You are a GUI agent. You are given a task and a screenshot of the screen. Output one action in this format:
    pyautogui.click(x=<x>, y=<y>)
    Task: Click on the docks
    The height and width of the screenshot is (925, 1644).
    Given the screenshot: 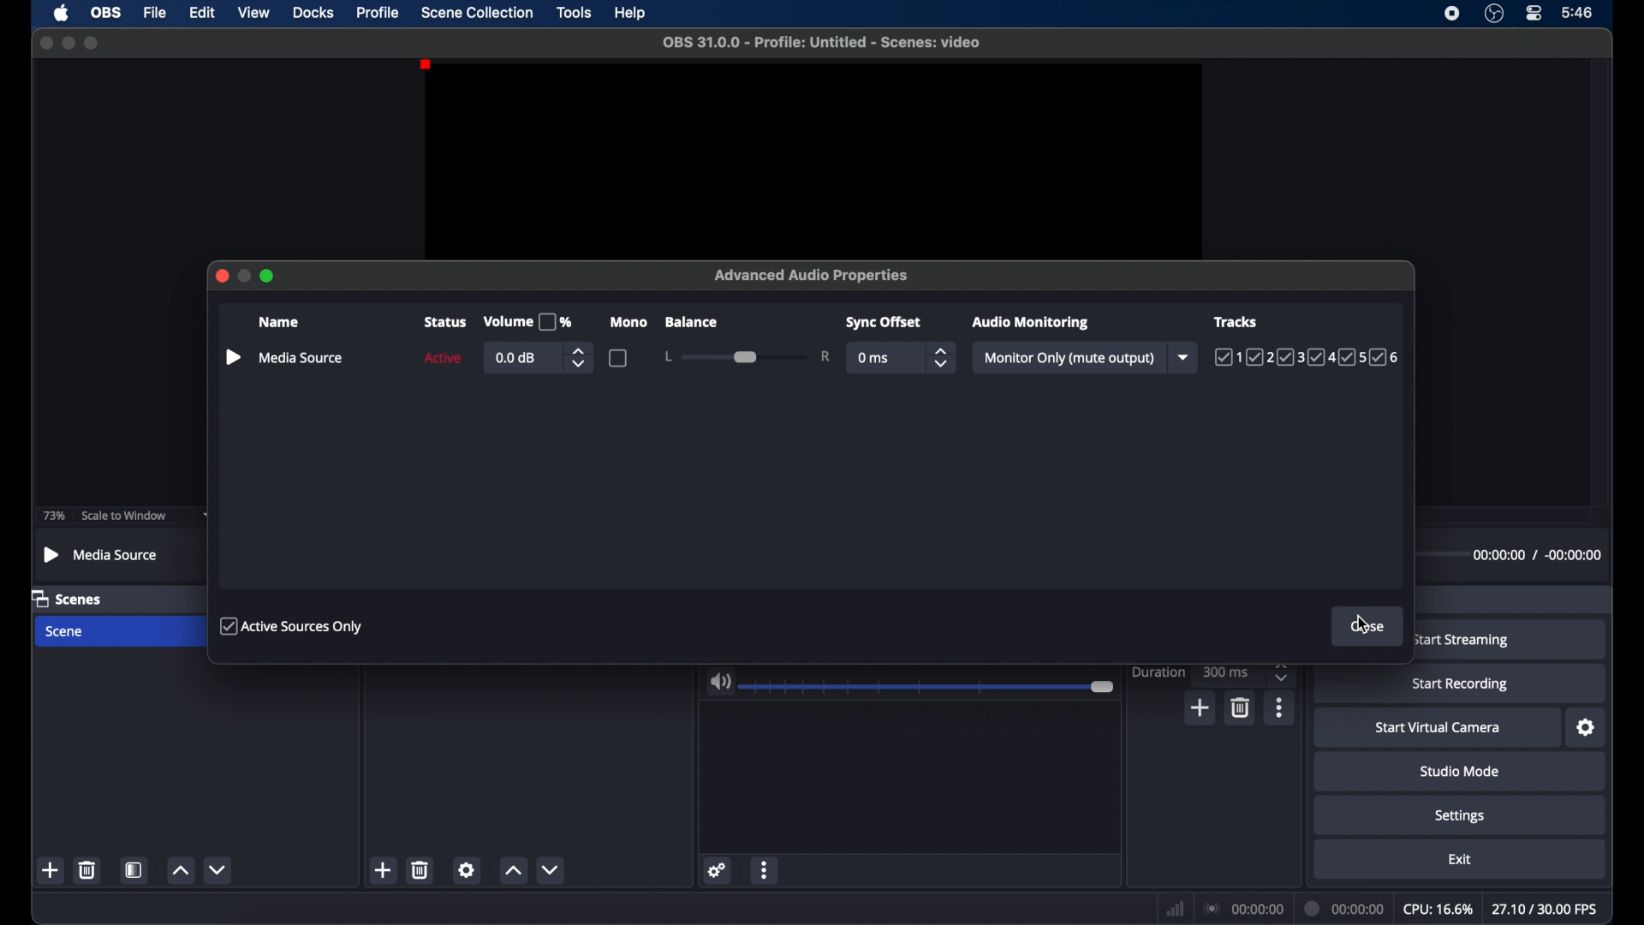 What is the action you would take?
    pyautogui.click(x=314, y=12)
    